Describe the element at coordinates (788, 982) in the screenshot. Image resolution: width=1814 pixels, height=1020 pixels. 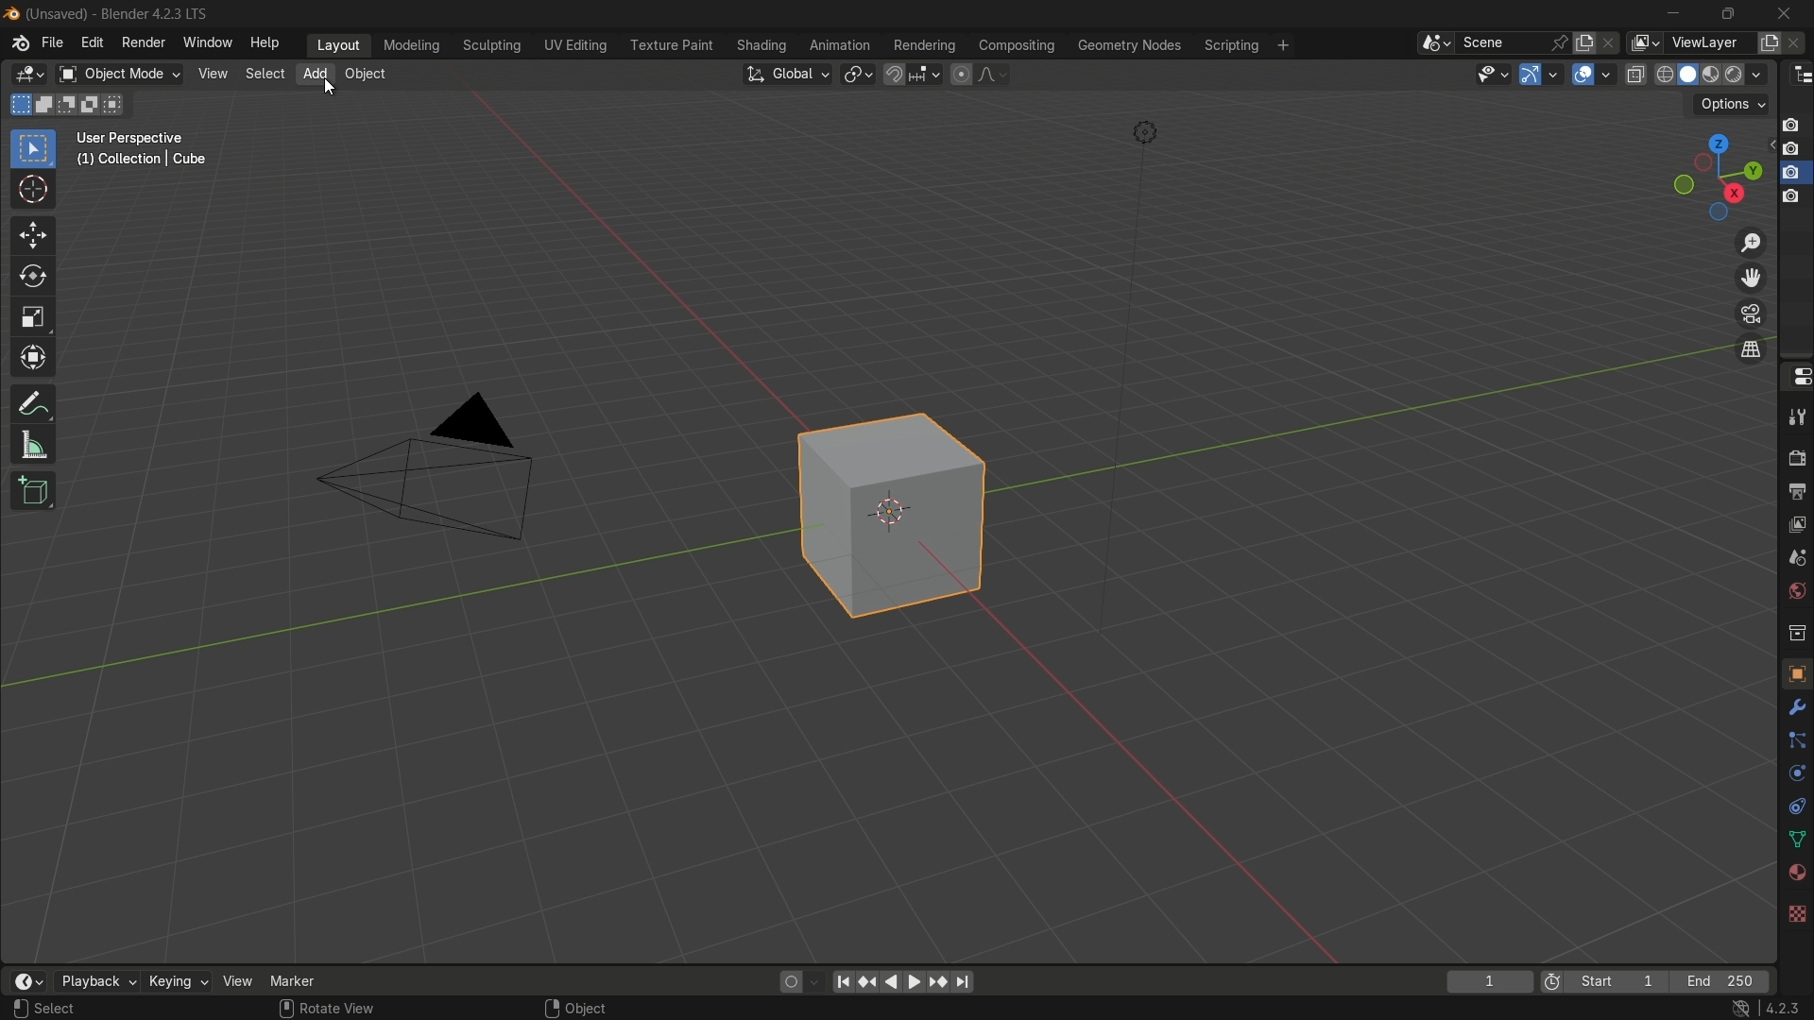
I see `auto keying` at that location.